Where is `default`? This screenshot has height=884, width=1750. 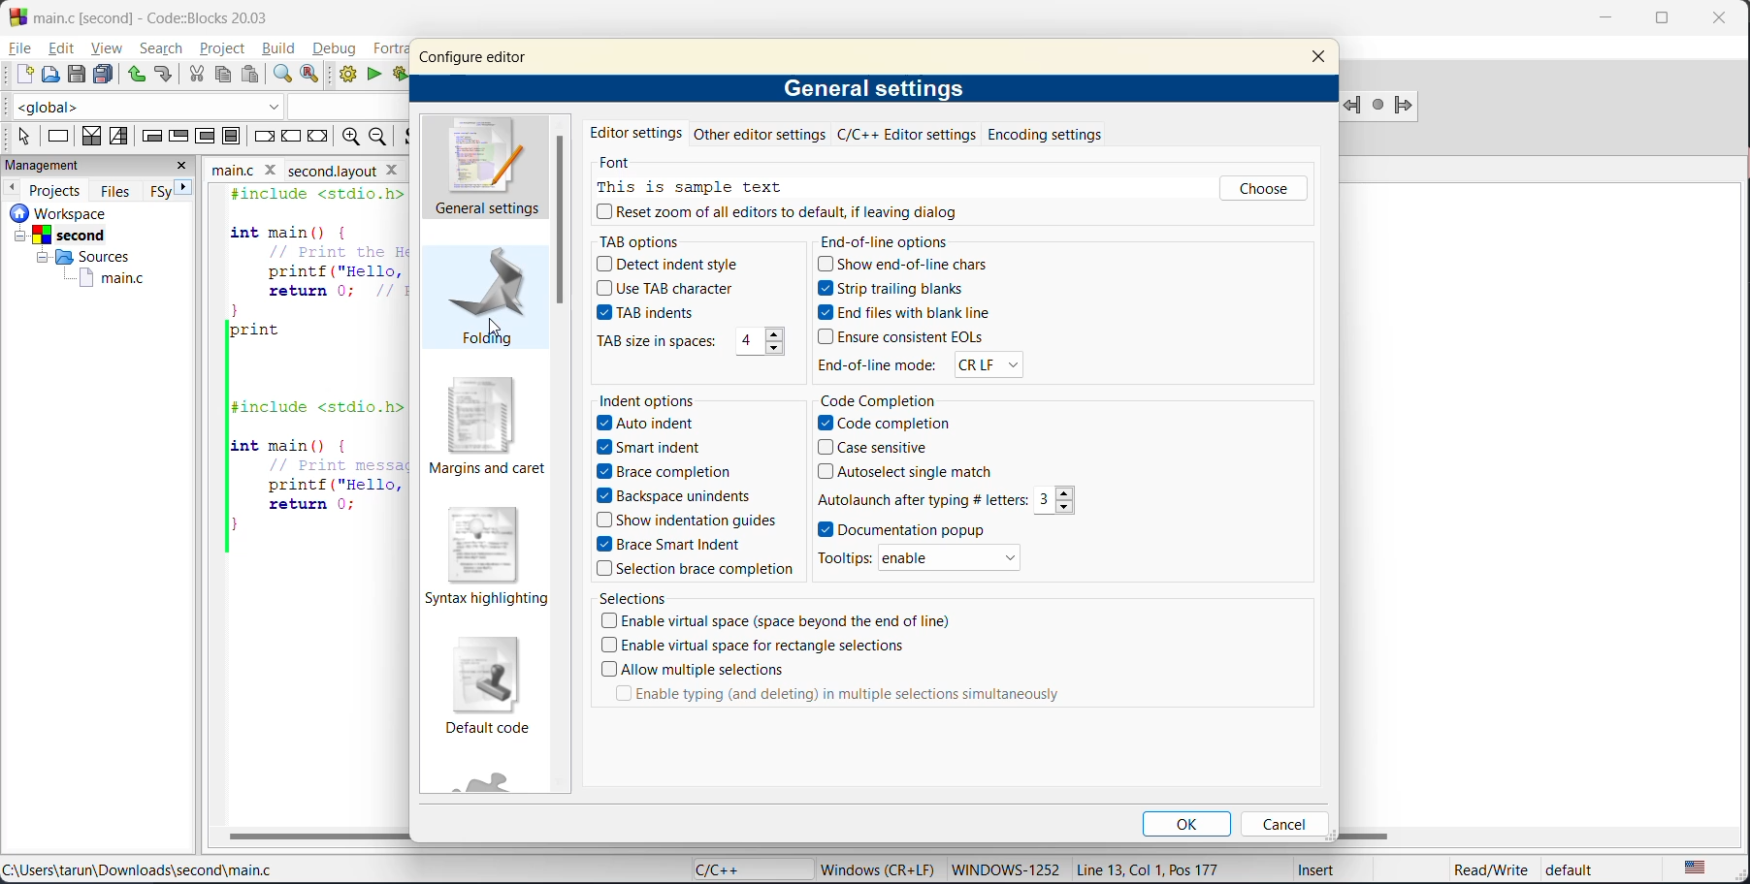
default is located at coordinates (1587, 870).